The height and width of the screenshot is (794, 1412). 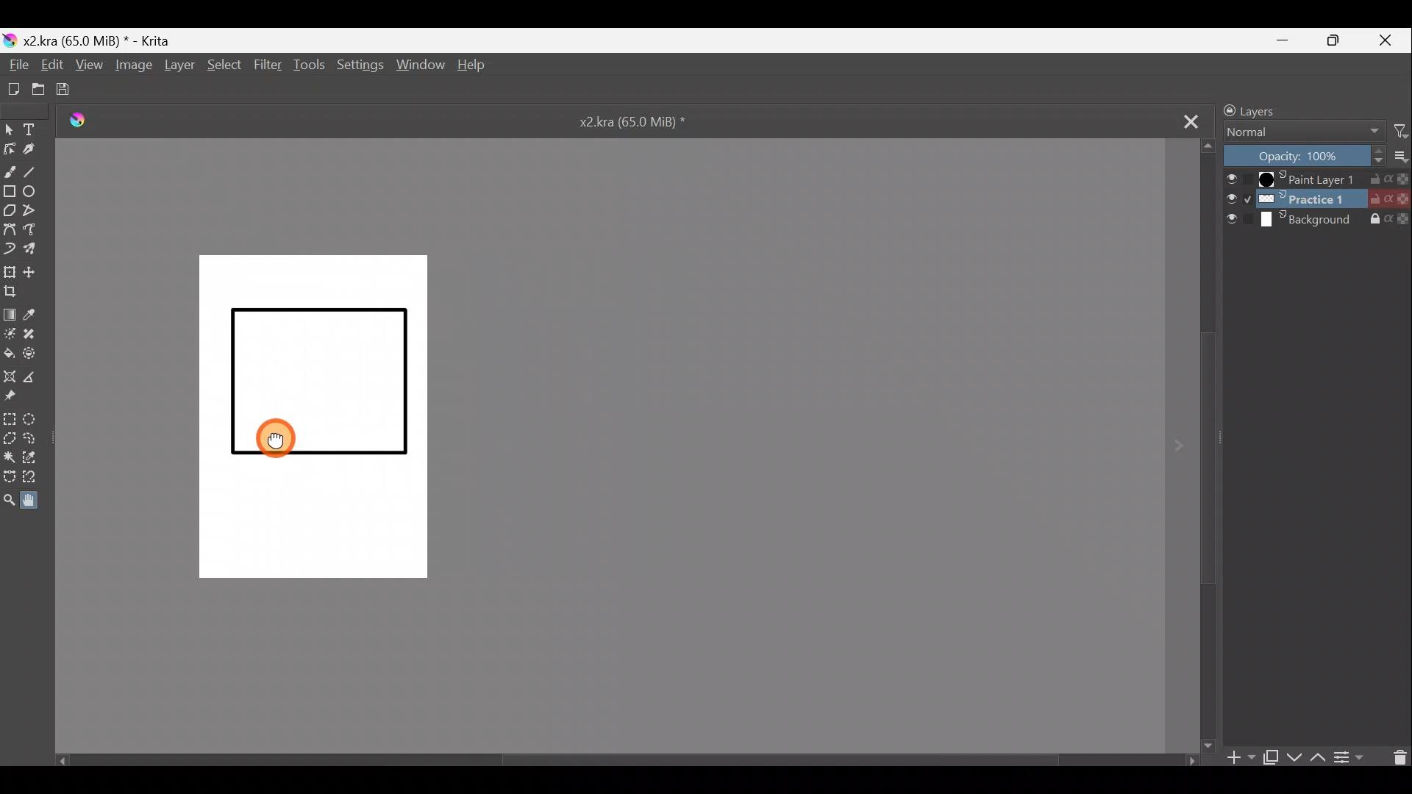 I want to click on Text tool, so click(x=33, y=130).